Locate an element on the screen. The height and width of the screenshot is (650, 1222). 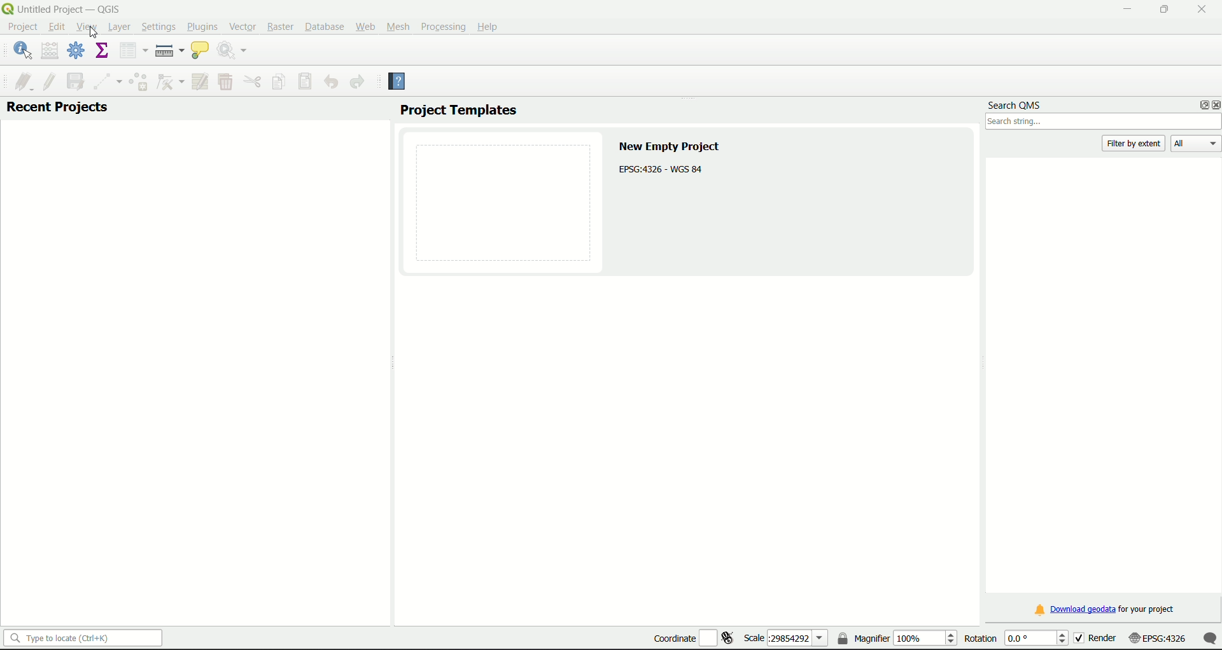
All is located at coordinates (1196, 143).